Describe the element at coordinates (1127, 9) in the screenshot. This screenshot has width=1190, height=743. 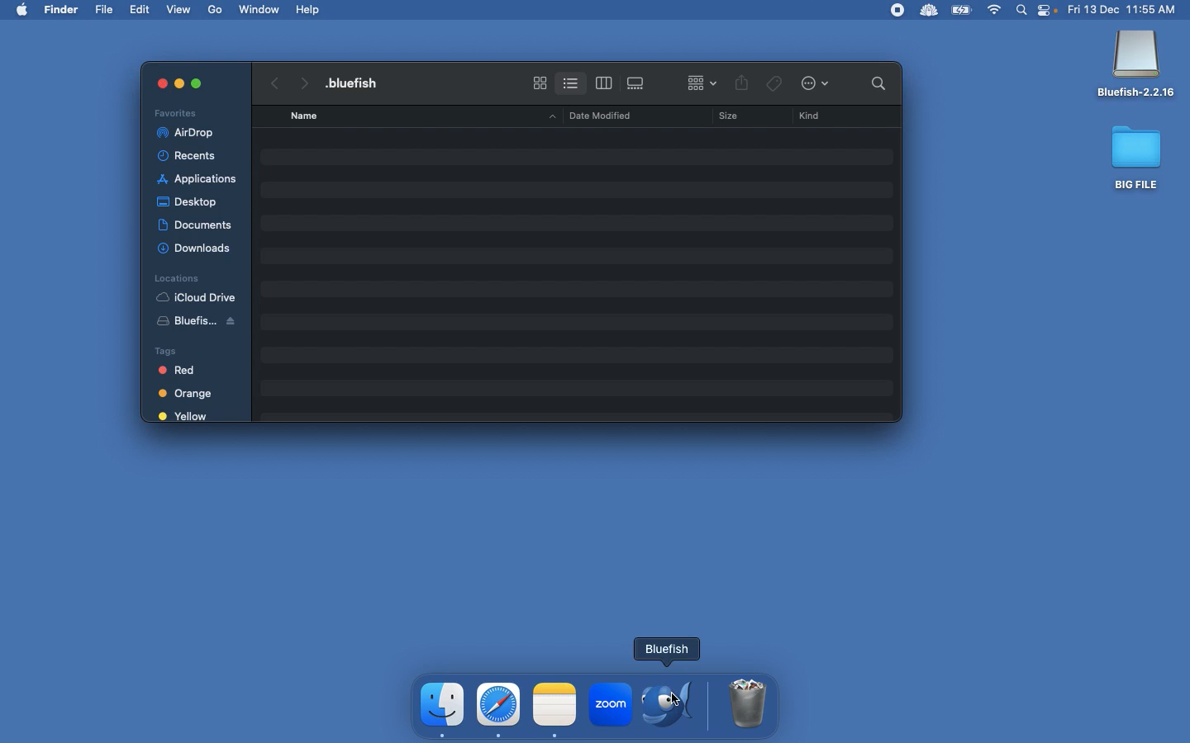
I see `Date time` at that location.